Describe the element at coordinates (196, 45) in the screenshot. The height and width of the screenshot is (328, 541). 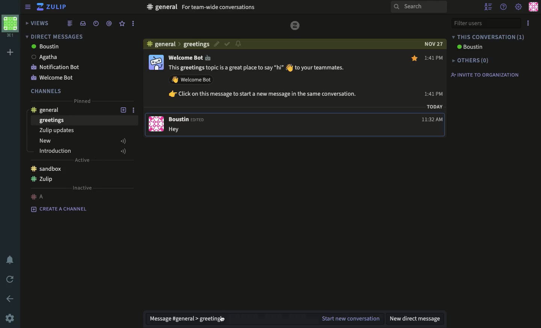
I see `greeting` at that location.